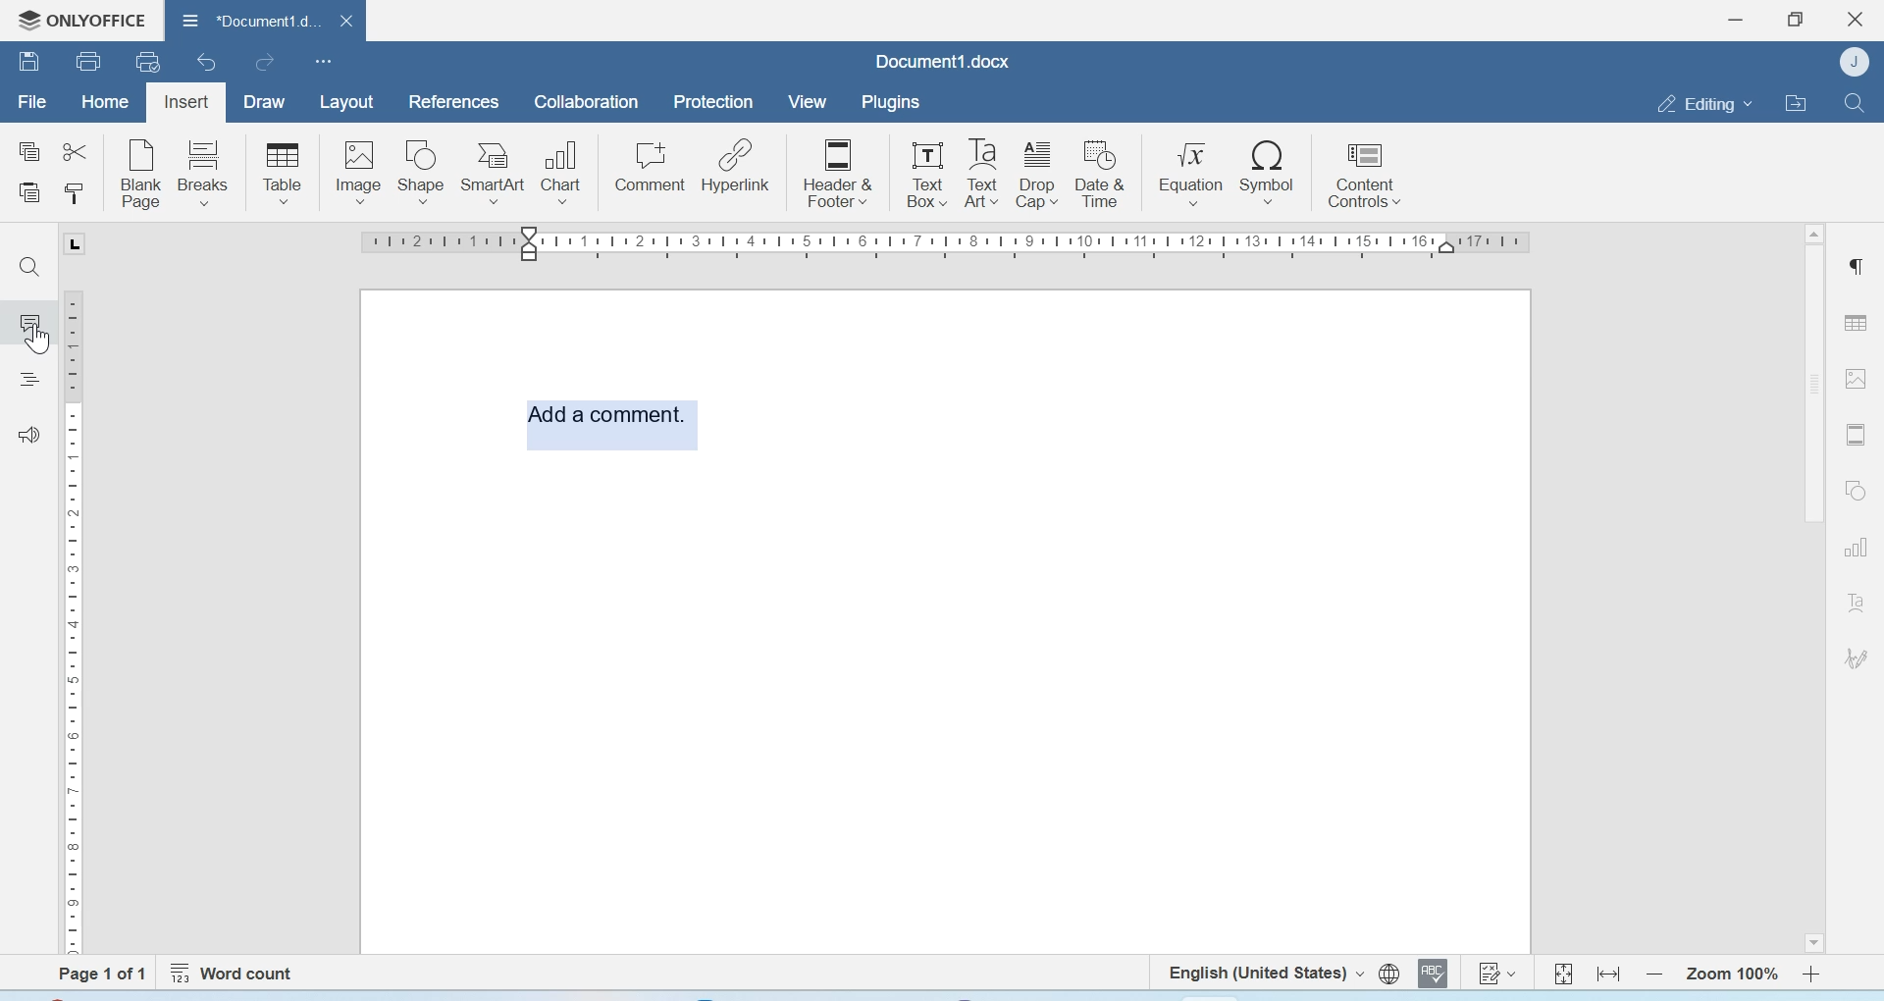 The height and width of the screenshot is (1001, 1884). What do you see at coordinates (422, 173) in the screenshot?
I see `Shape` at bounding box center [422, 173].